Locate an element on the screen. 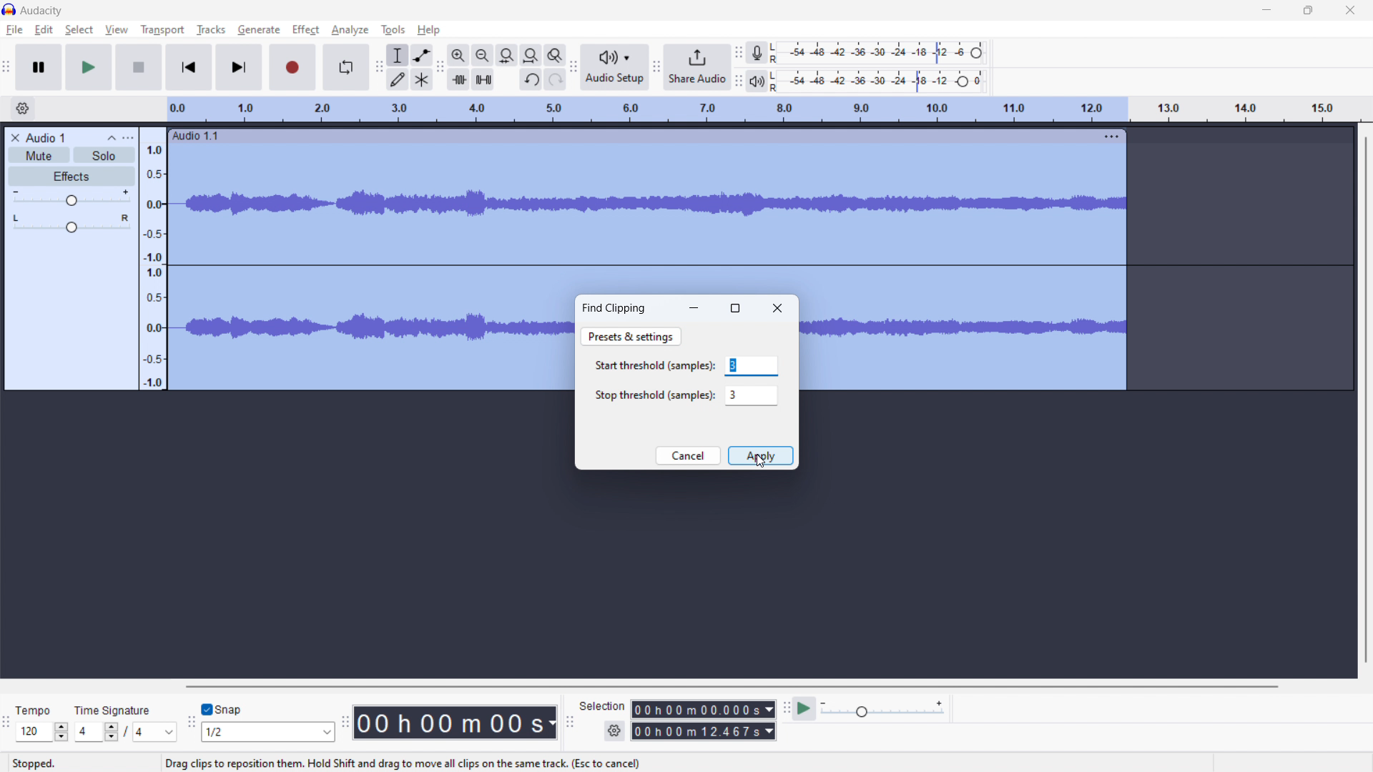  solo is located at coordinates (104, 155).